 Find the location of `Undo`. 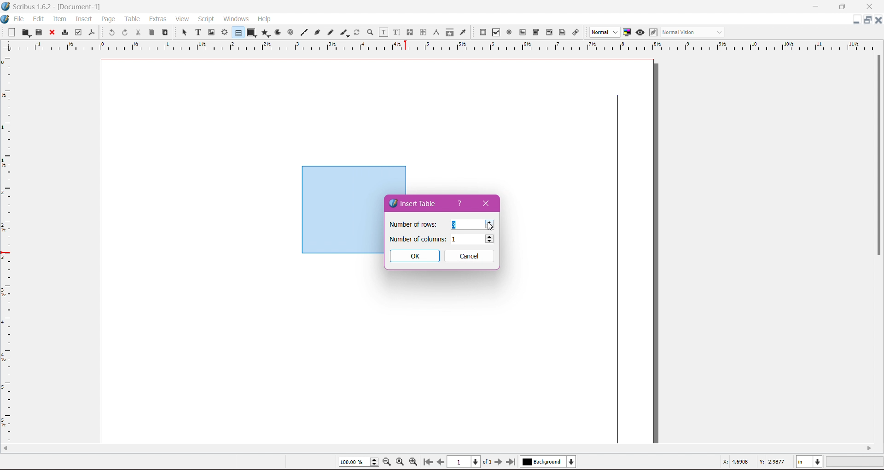

Undo is located at coordinates (110, 32).